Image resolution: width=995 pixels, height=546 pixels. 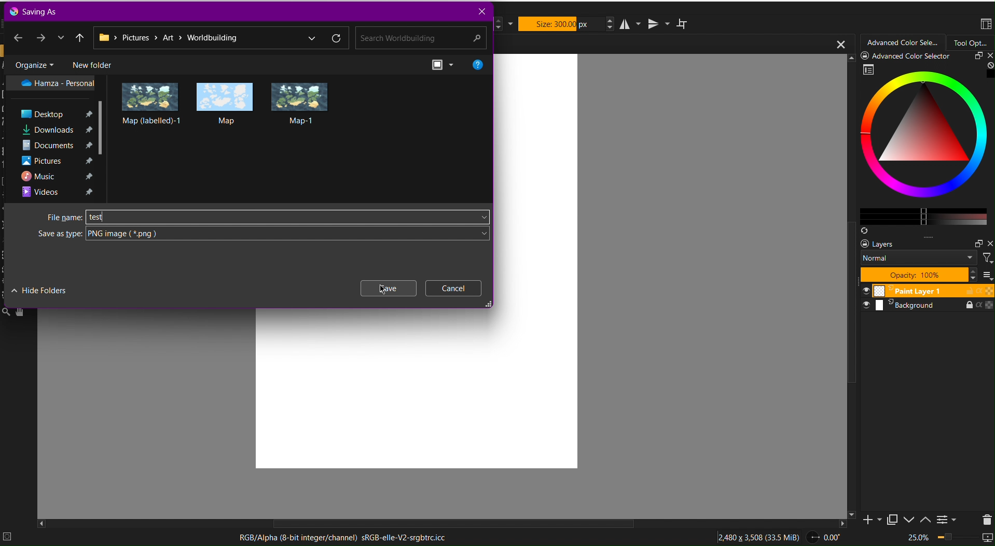 I want to click on Advanced Color Selector, so click(x=903, y=43).